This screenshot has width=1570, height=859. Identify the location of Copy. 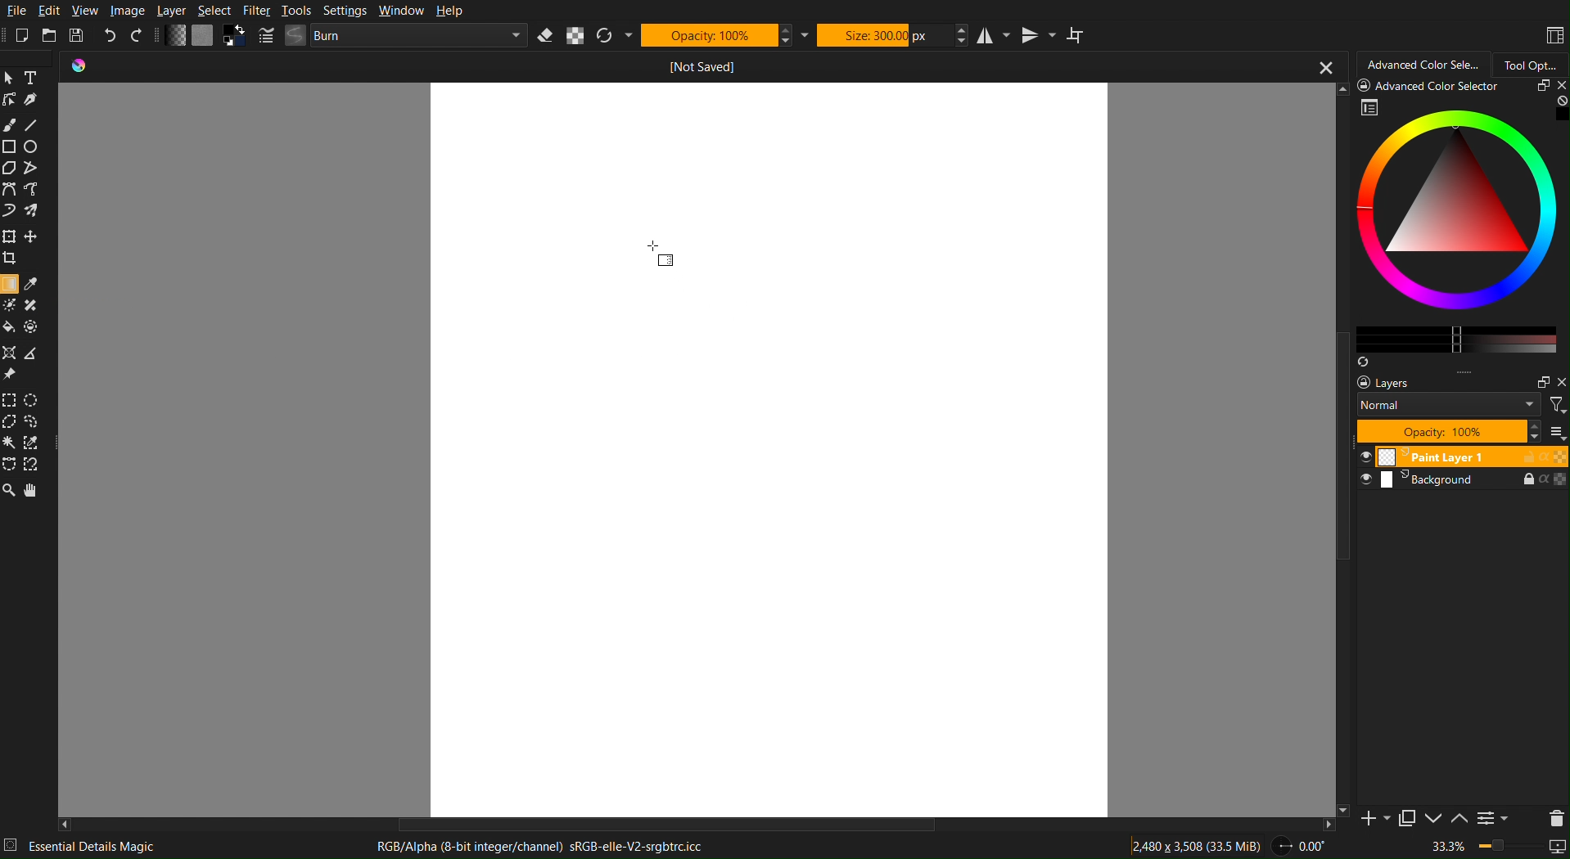
(1407, 821).